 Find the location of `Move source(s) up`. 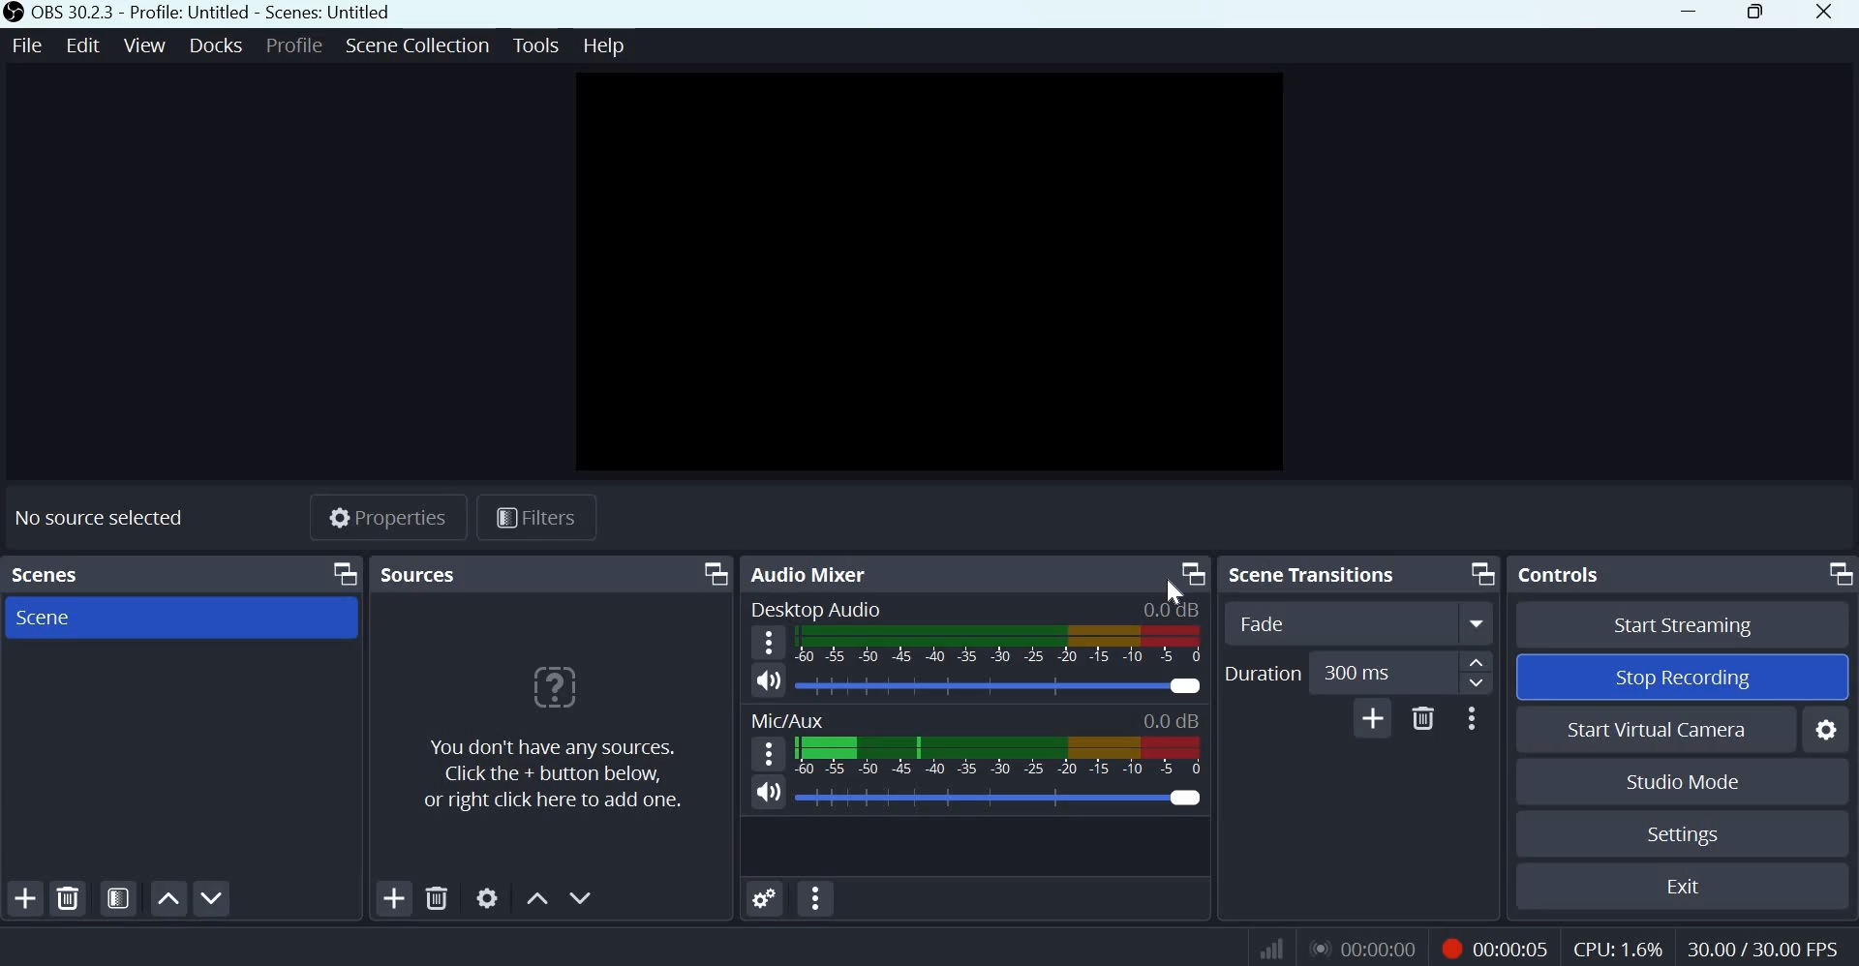

Move source(s) up is located at coordinates (538, 897).